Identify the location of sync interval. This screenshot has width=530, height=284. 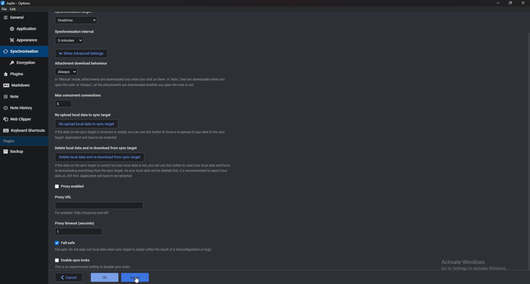
(75, 32).